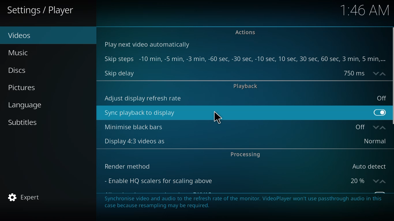  I want to click on play next video automatically, so click(148, 45).